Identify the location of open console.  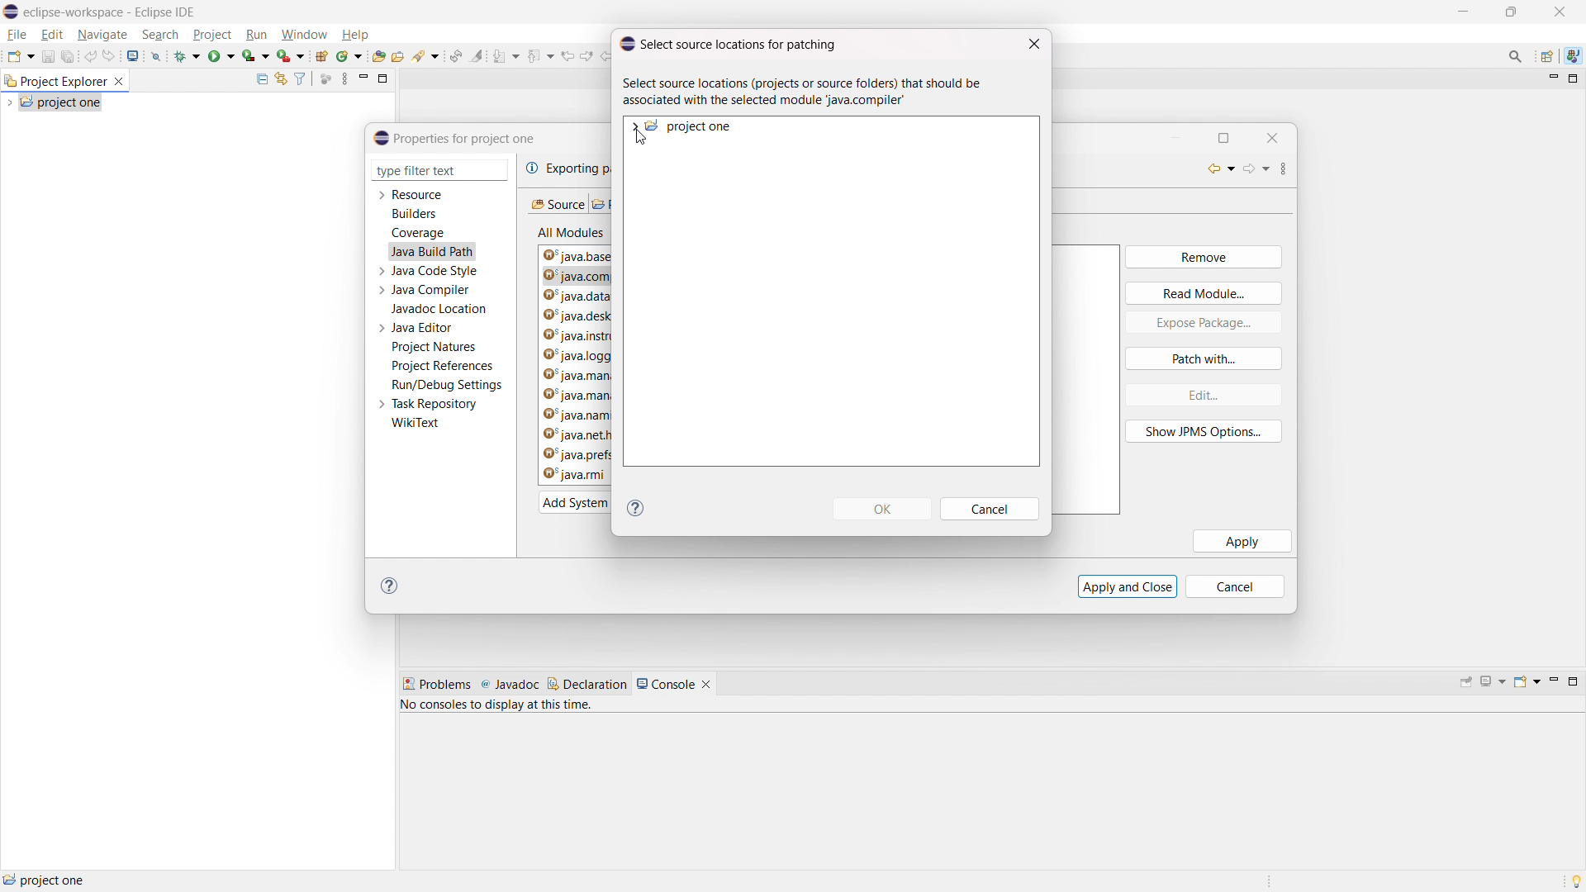
(1527, 681).